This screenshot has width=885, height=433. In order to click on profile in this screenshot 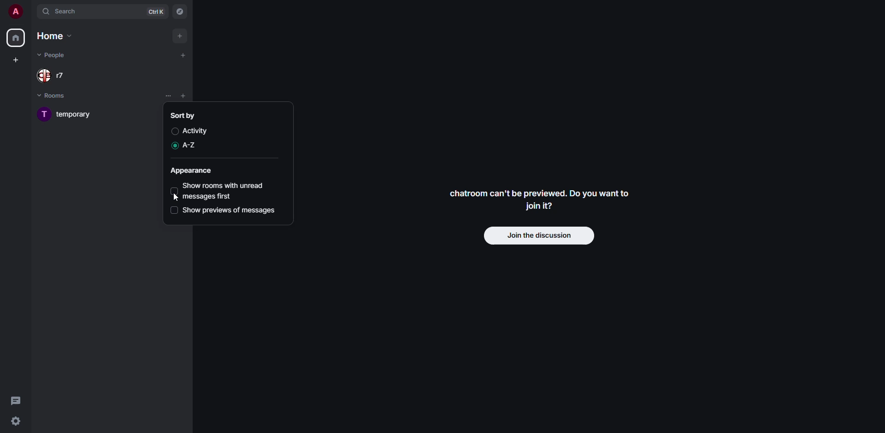, I will do `click(15, 12)`.